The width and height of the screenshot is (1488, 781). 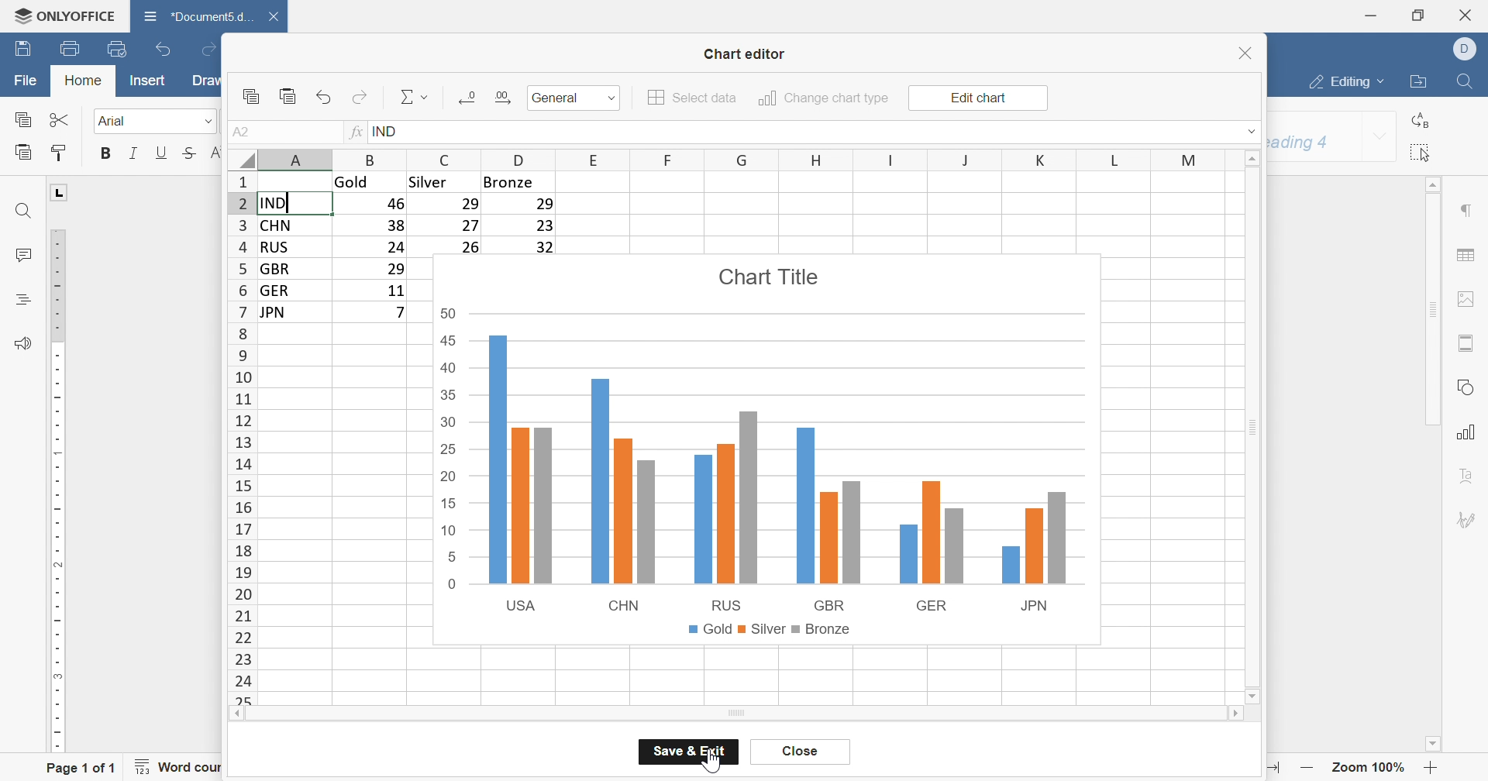 What do you see at coordinates (24, 210) in the screenshot?
I see `find` at bounding box center [24, 210].